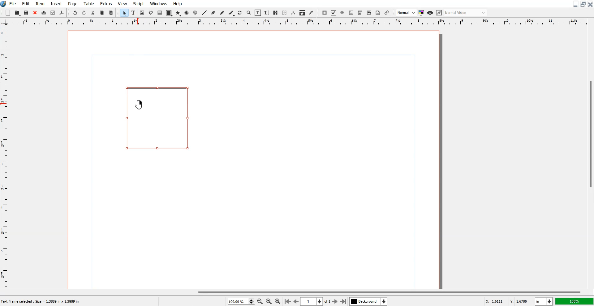 Image resolution: width=594 pixels, height=306 pixels. I want to click on Edit in preview, so click(440, 13).